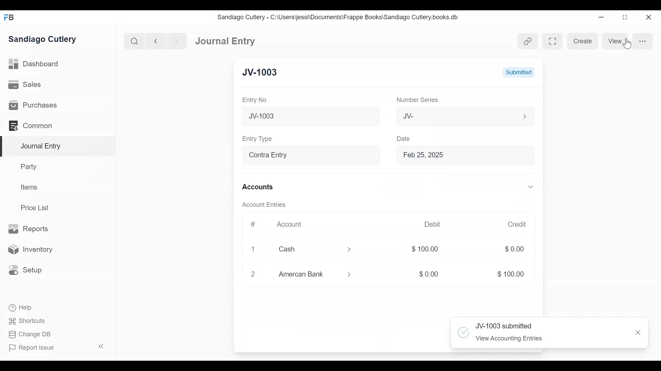 This screenshot has width=661, height=371. I want to click on $0.00, so click(424, 274).